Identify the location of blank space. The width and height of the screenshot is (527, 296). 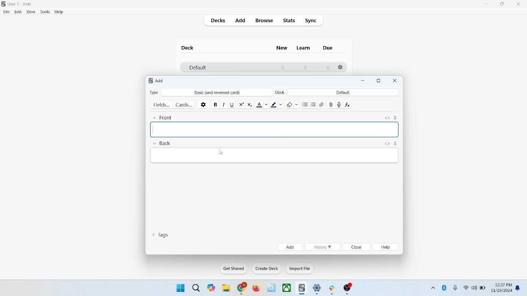
(274, 129).